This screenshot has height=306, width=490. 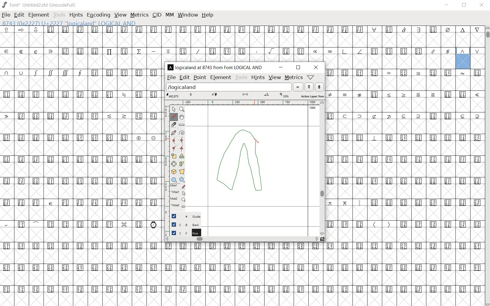 What do you see at coordinates (323, 168) in the screenshot?
I see `scrollbar` at bounding box center [323, 168].